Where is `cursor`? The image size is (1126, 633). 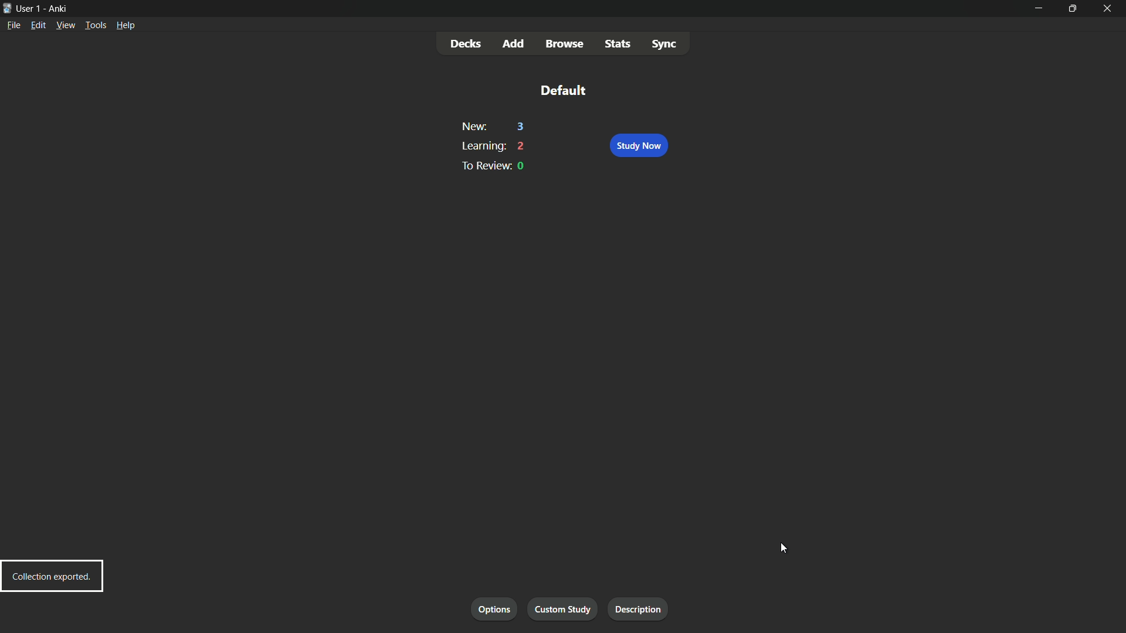 cursor is located at coordinates (786, 549).